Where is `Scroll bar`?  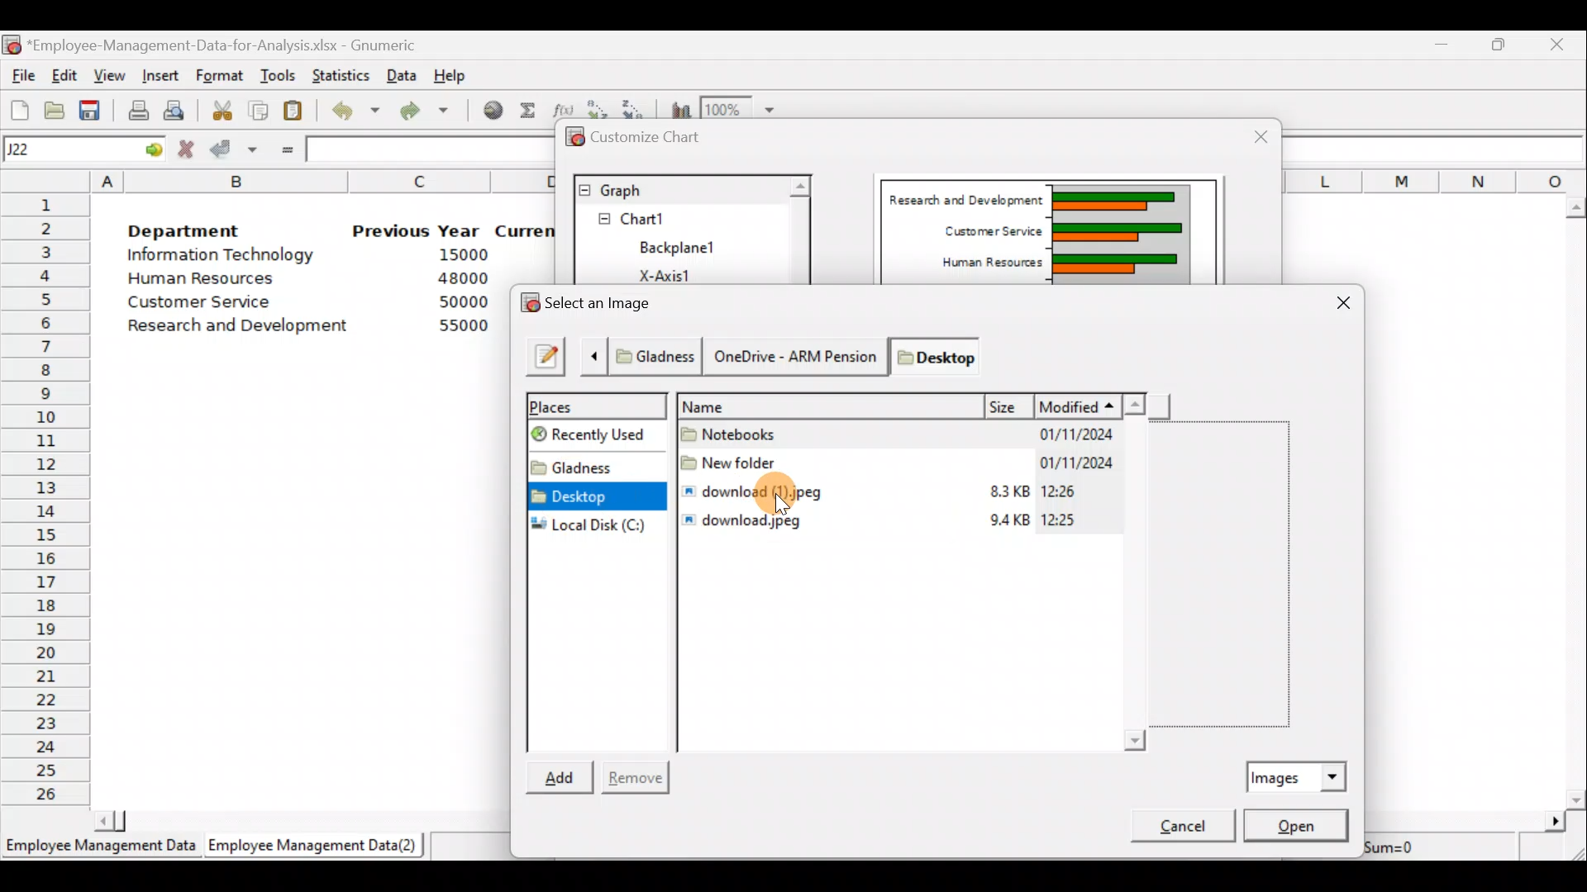
Scroll bar is located at coordinates (1577, 497).